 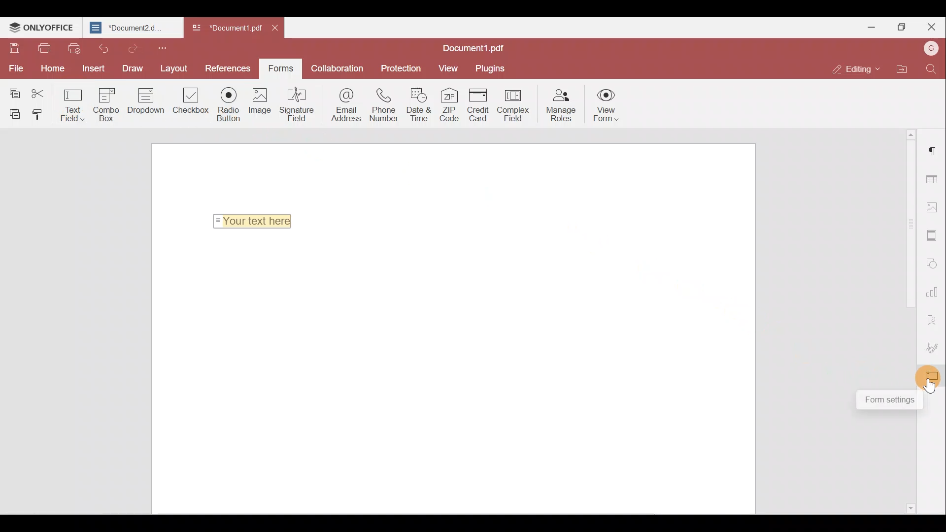 I want to click on Table settings, so click(x=933, y=176).